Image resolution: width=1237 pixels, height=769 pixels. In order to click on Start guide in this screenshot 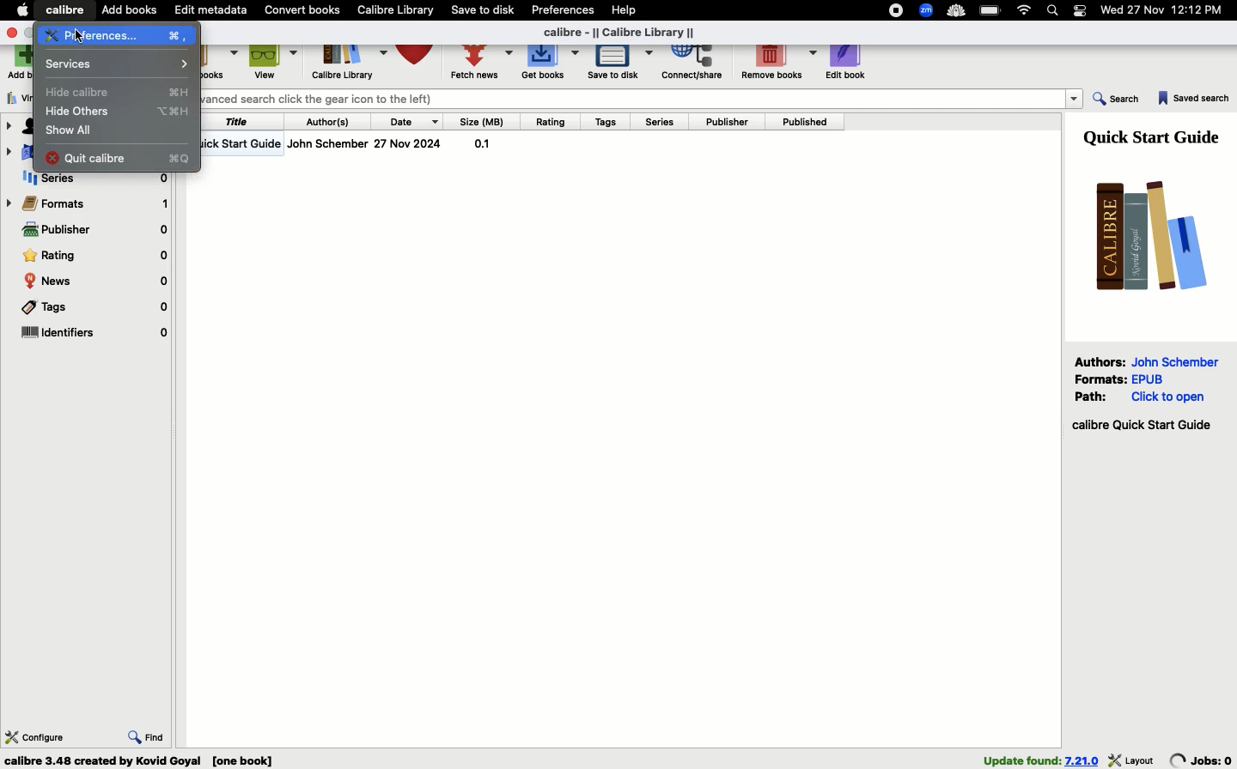, I will do `click(1141, 426)`.